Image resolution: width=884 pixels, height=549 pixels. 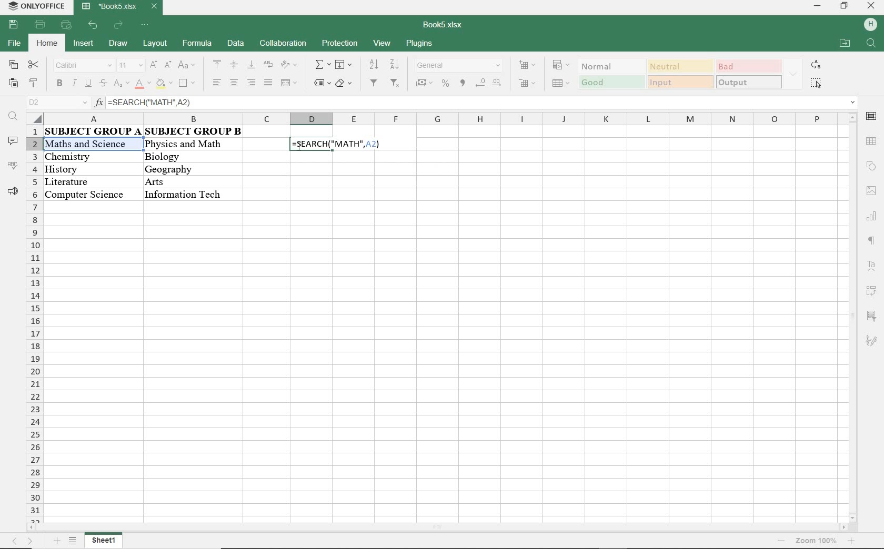 I want to click on select all, so click(x=816, y=83).